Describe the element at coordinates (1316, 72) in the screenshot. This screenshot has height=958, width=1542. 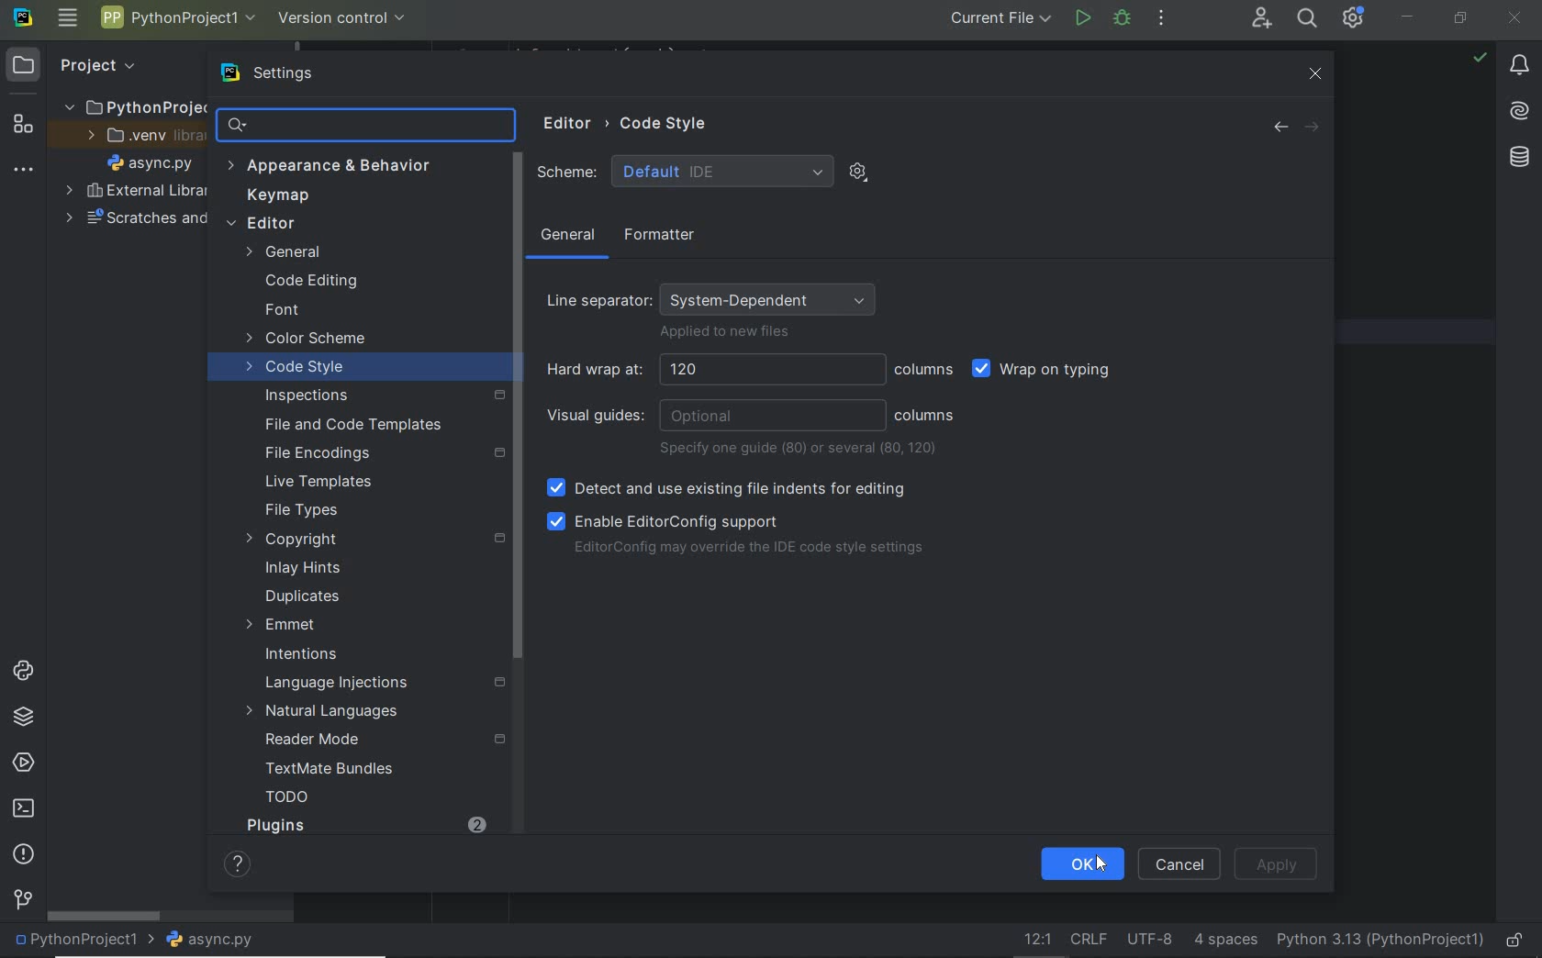
I see `close` at that location.